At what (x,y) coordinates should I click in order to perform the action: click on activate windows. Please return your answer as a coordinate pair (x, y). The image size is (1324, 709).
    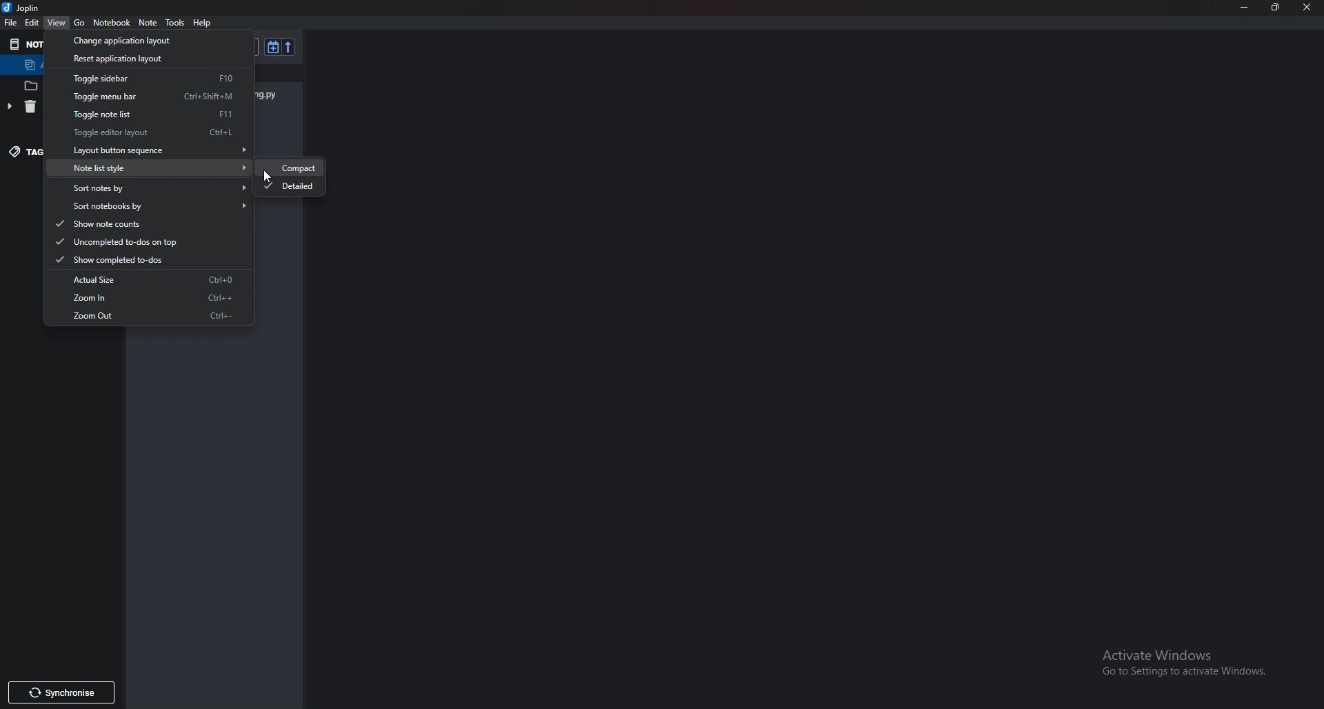
    Looking at the image, I should click on (1187, 665).